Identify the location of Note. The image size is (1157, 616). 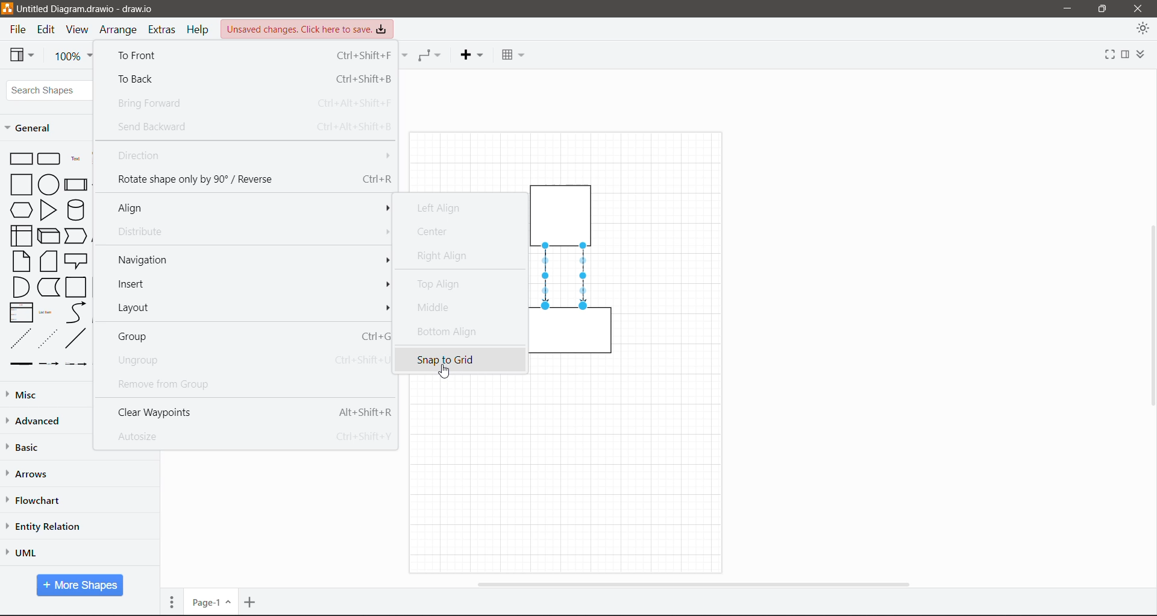
(21, 260).